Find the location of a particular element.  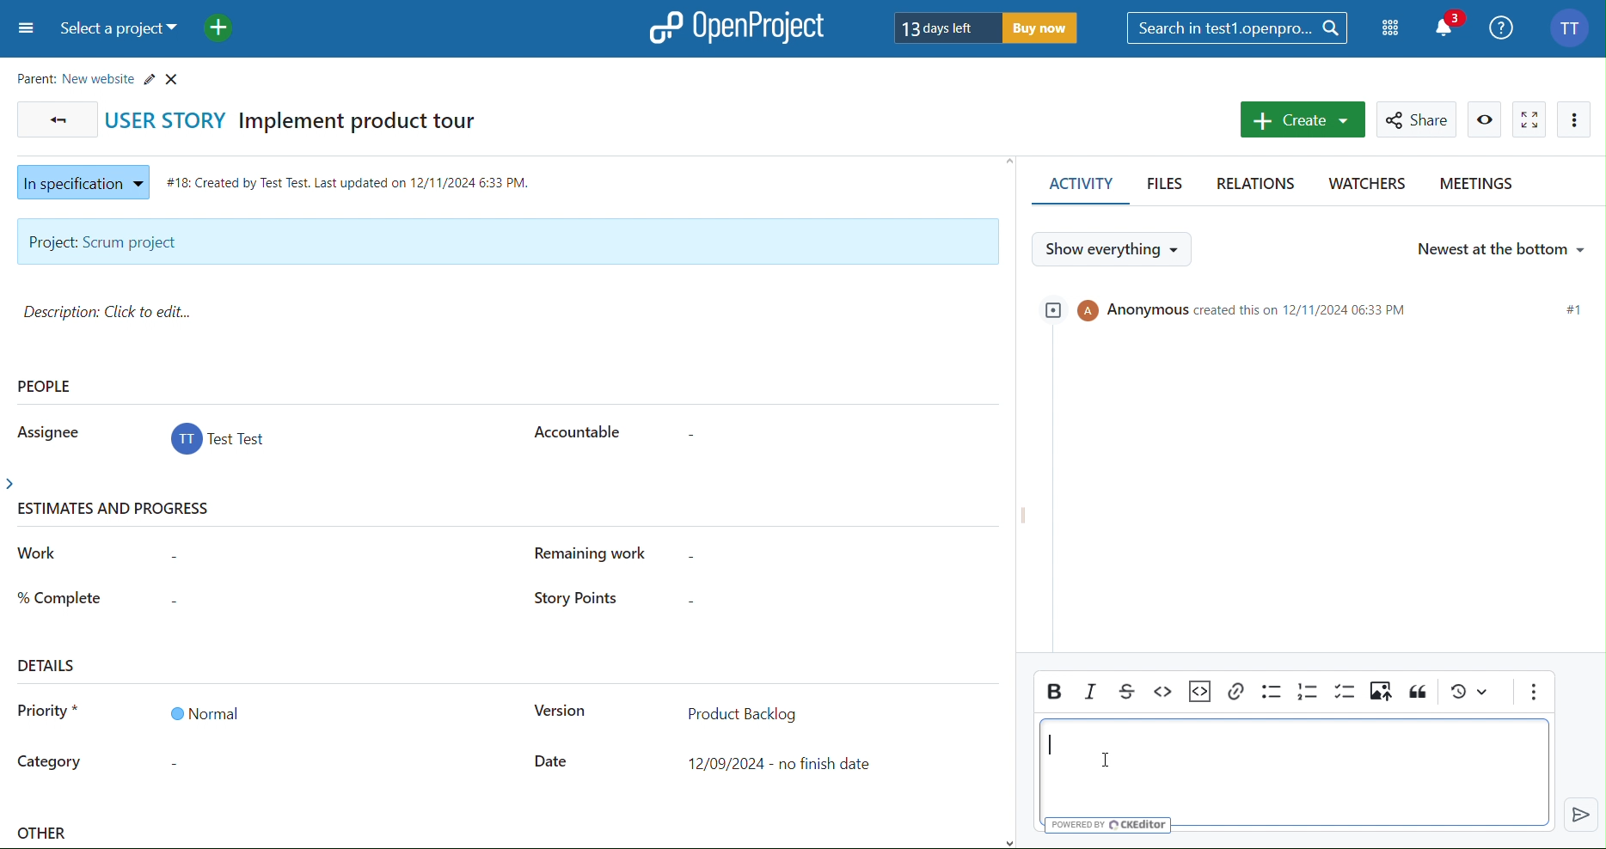

Account is located at coordinates (1572, 26).